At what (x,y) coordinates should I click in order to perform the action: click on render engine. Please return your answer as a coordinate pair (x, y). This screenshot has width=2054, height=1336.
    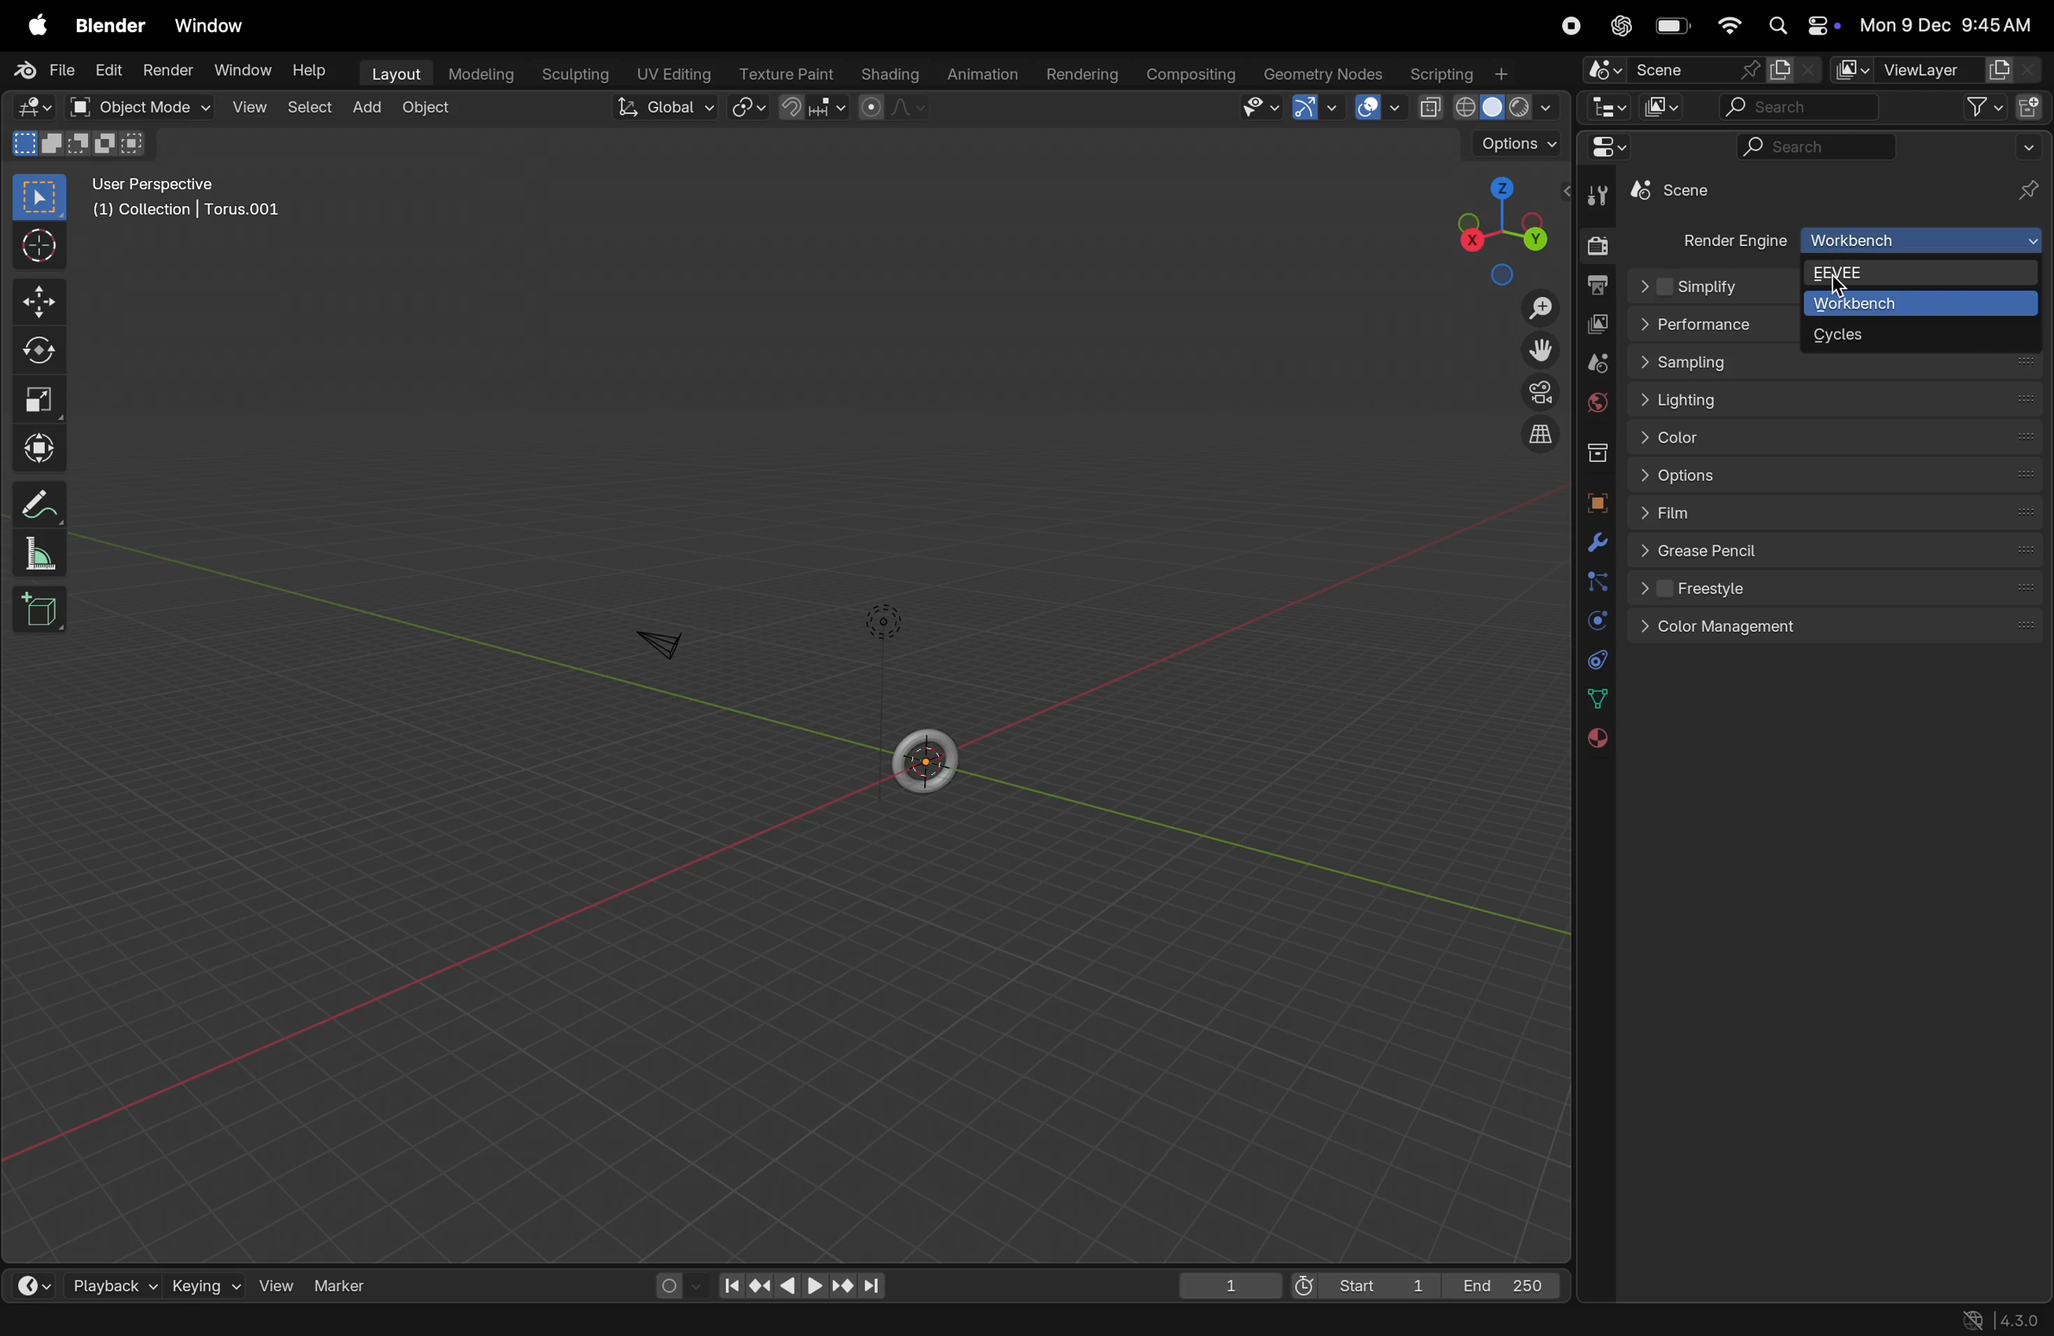
    Looking at the image, I should click on (1730, 240).